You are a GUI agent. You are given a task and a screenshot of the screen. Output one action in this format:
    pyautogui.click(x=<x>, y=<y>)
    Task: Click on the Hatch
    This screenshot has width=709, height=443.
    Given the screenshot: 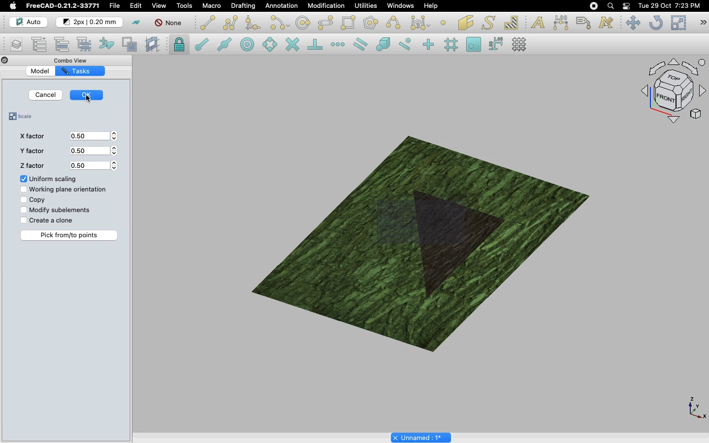 What is the action you would take?
    pyautogui.click(x=512, y=22)
    